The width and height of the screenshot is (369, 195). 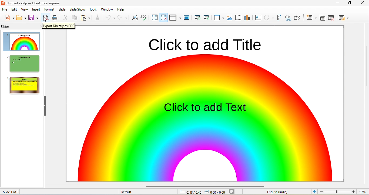 I want to click on print, so click(x=55, y=18).